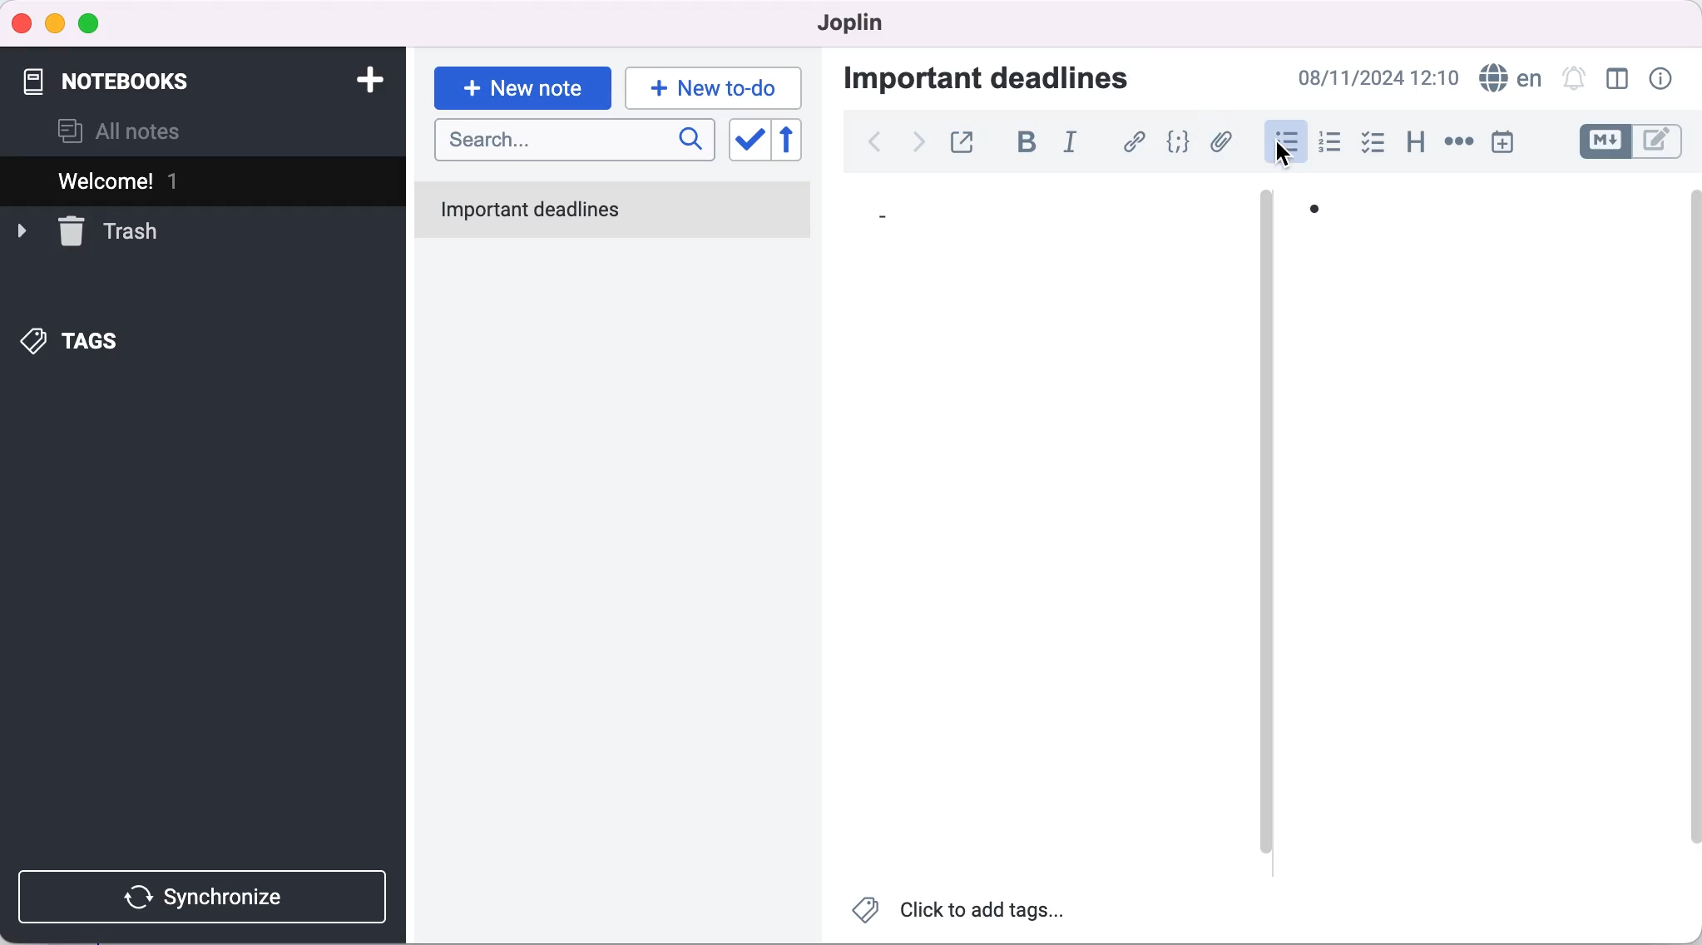 The image size is (1702, 945). Describe the element at coordinates (797, 144) in the screenshot. I see `reverse sort order` at that location.